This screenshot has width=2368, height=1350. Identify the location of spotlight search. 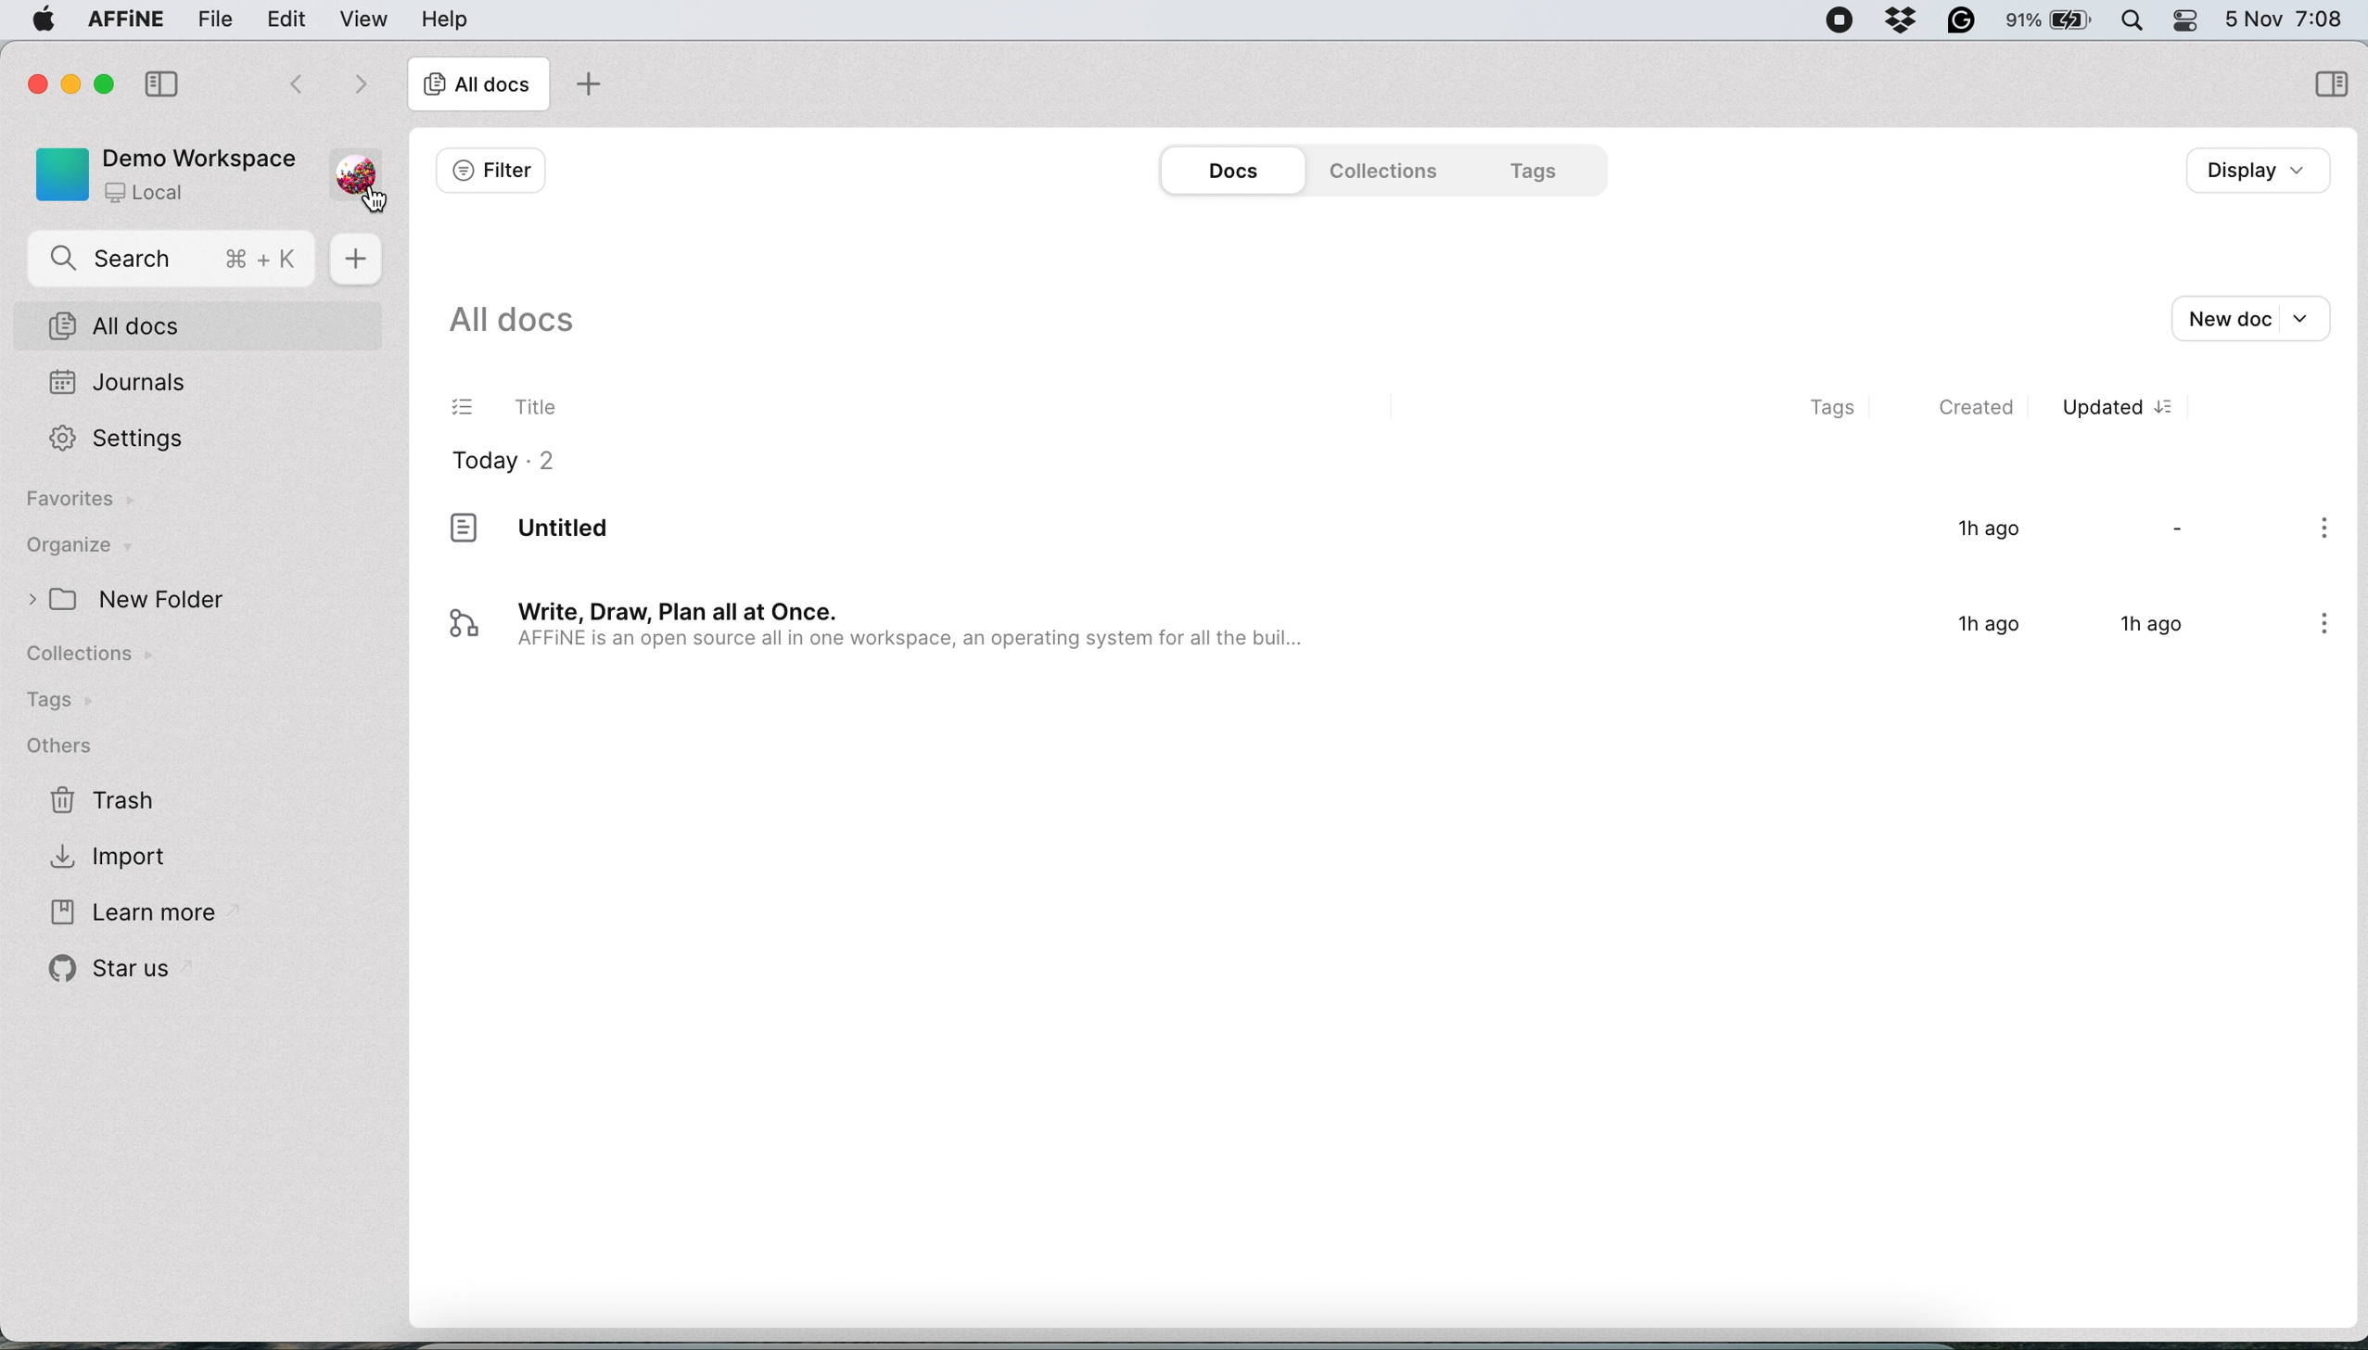
(2136, 20).